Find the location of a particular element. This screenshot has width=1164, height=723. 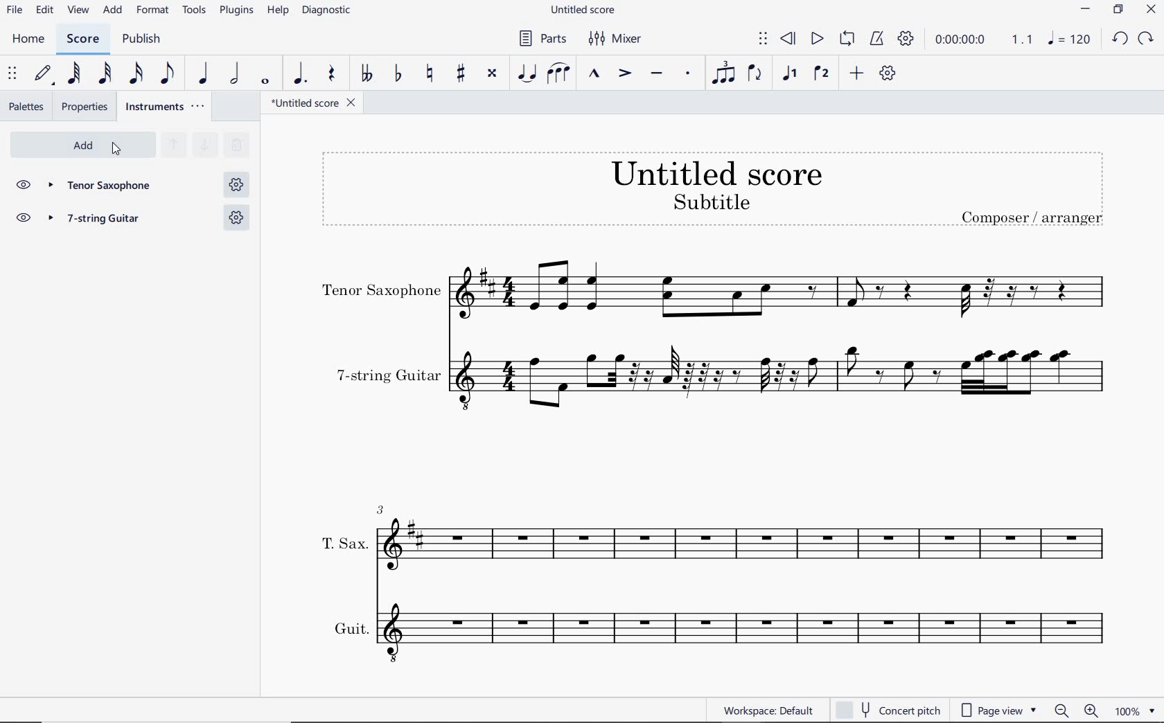

ADD is located at coordinates (857, 74).